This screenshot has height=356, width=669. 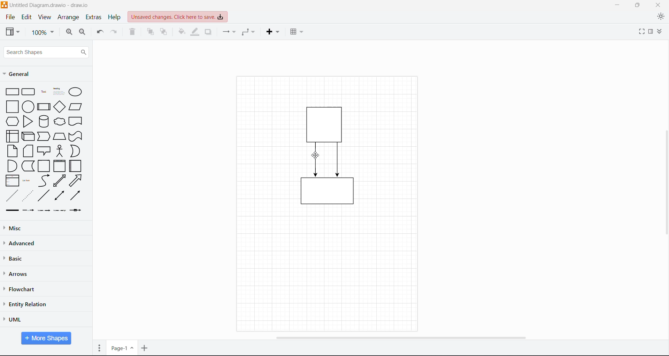 What do you see at coordinates (249, 32) in the screenshot?
I see `Waypoints` at bounding box center [249, 32].